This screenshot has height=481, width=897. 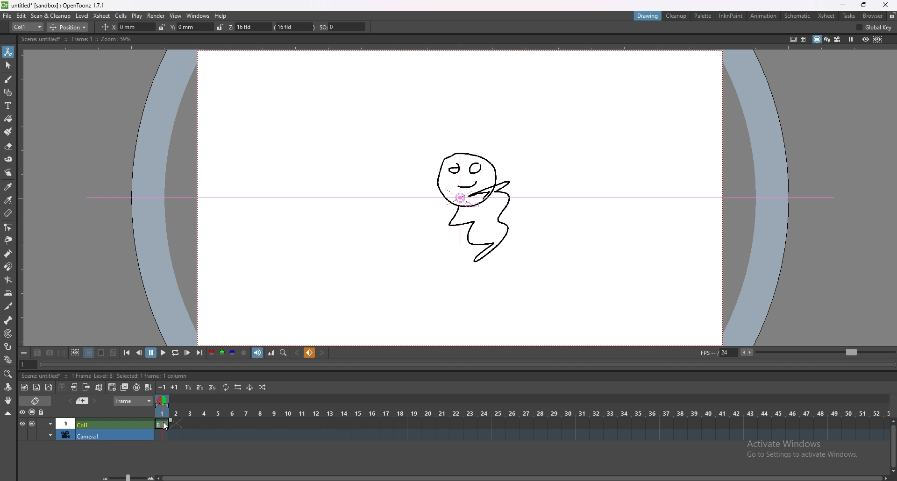 What do you see at coordinates (221, 16) in the screenshot?
I see `help` at bounding box center [221, 16].